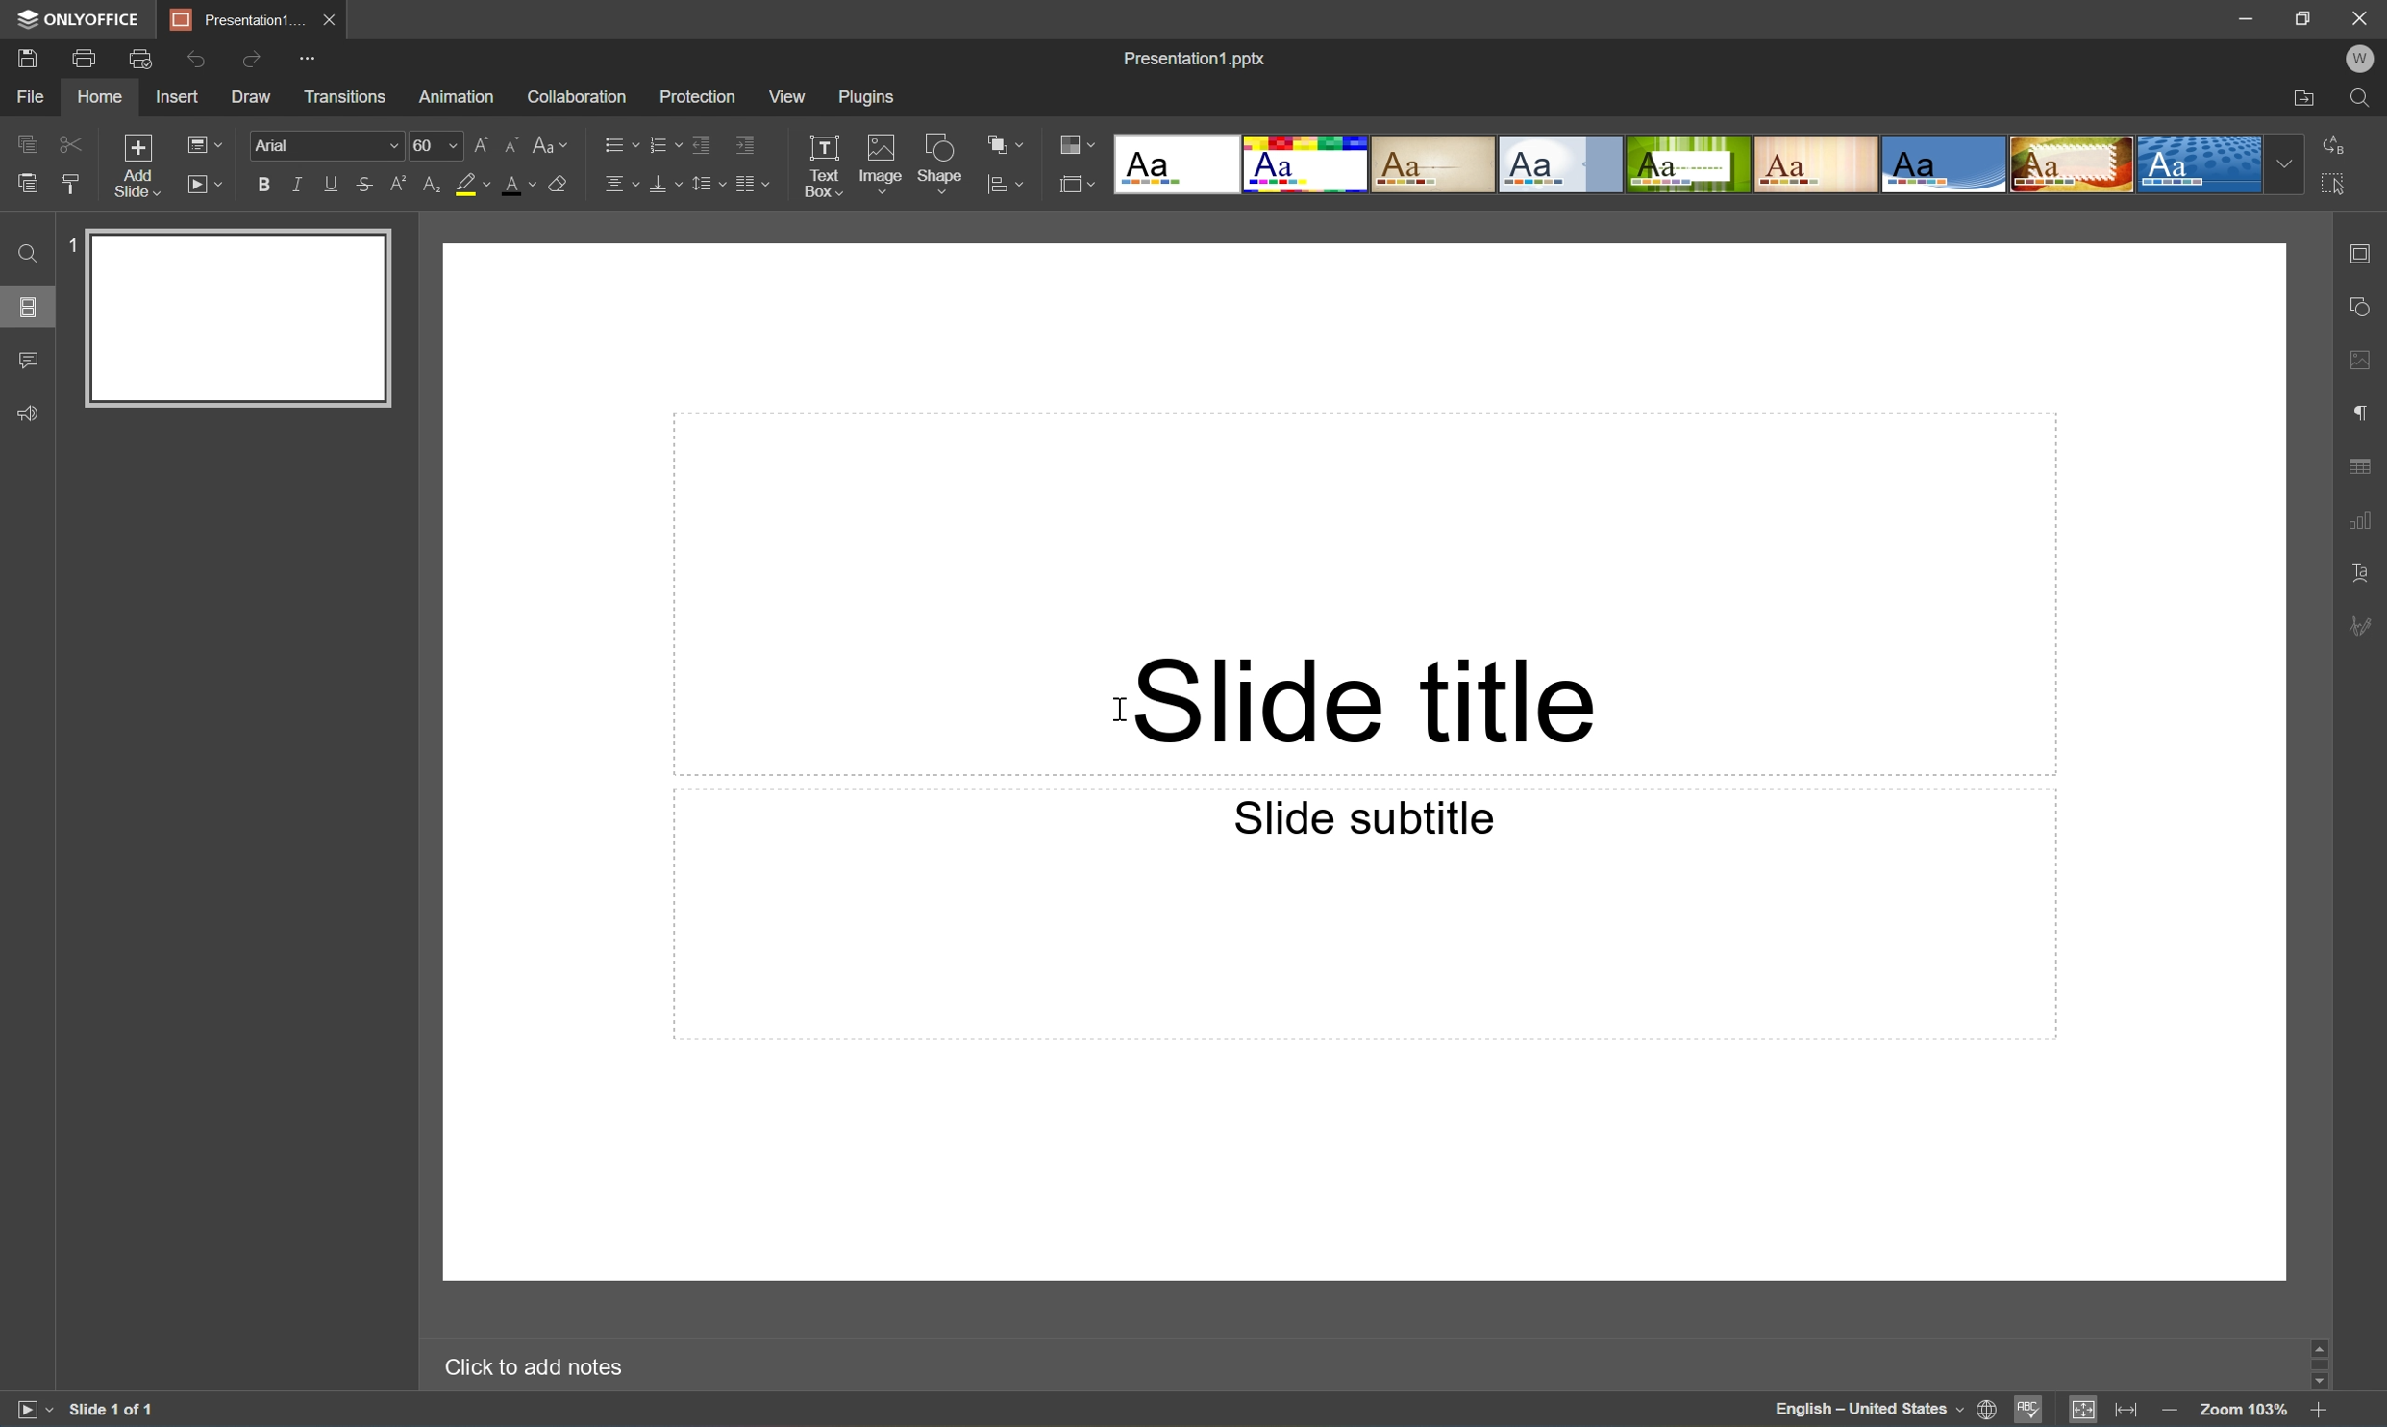 This screenshot has width=2387, height=1427. Describe the element at coordinates (424, 142) in the screenshot. I see `60` at that location.